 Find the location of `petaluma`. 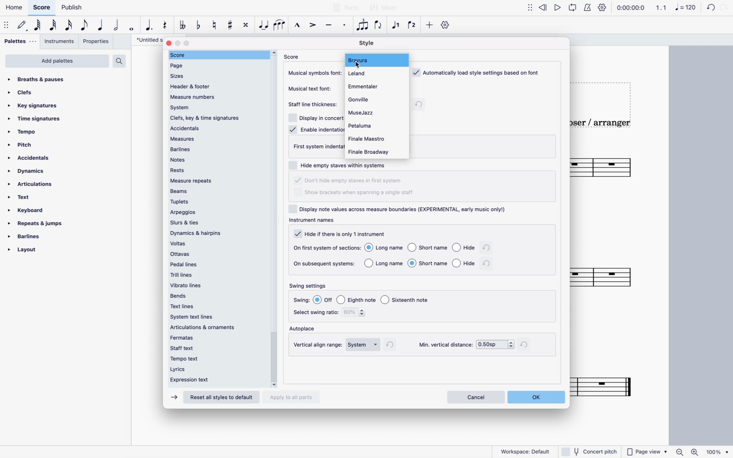

petaluma is located at coordinates (368, 125).